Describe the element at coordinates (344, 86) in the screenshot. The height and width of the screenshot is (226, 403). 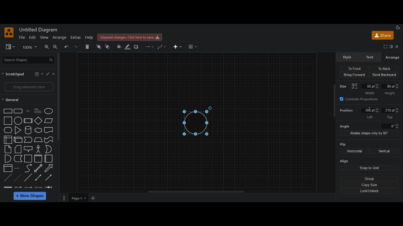
I see `size` at that location.